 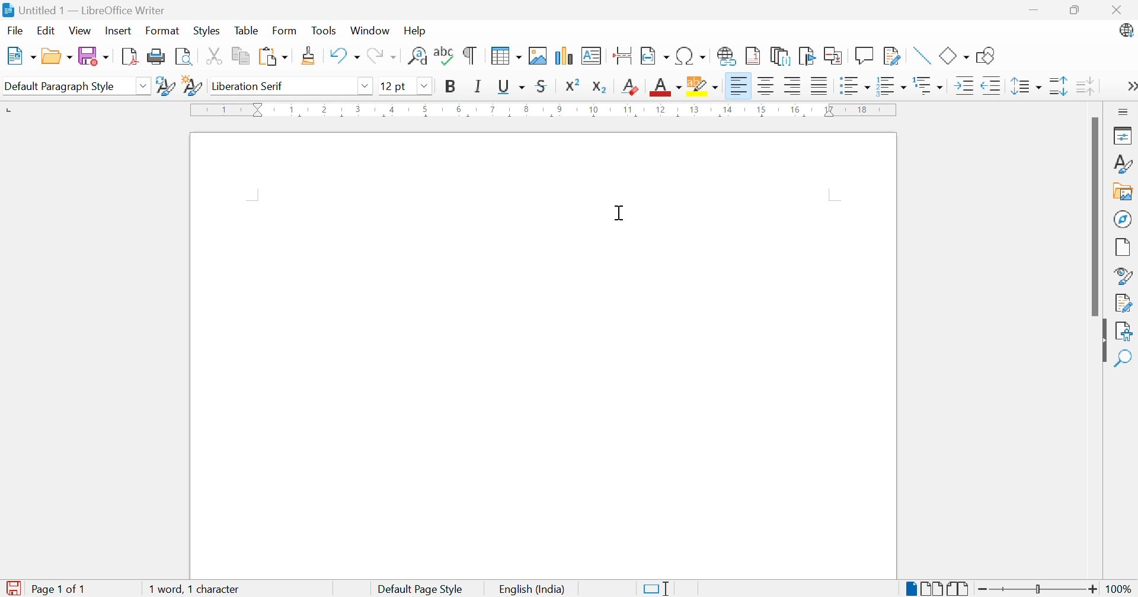 What do you see at coordinates (344, 56) in the screenshot?
I see `Undo` at bounding box center [344, 56].